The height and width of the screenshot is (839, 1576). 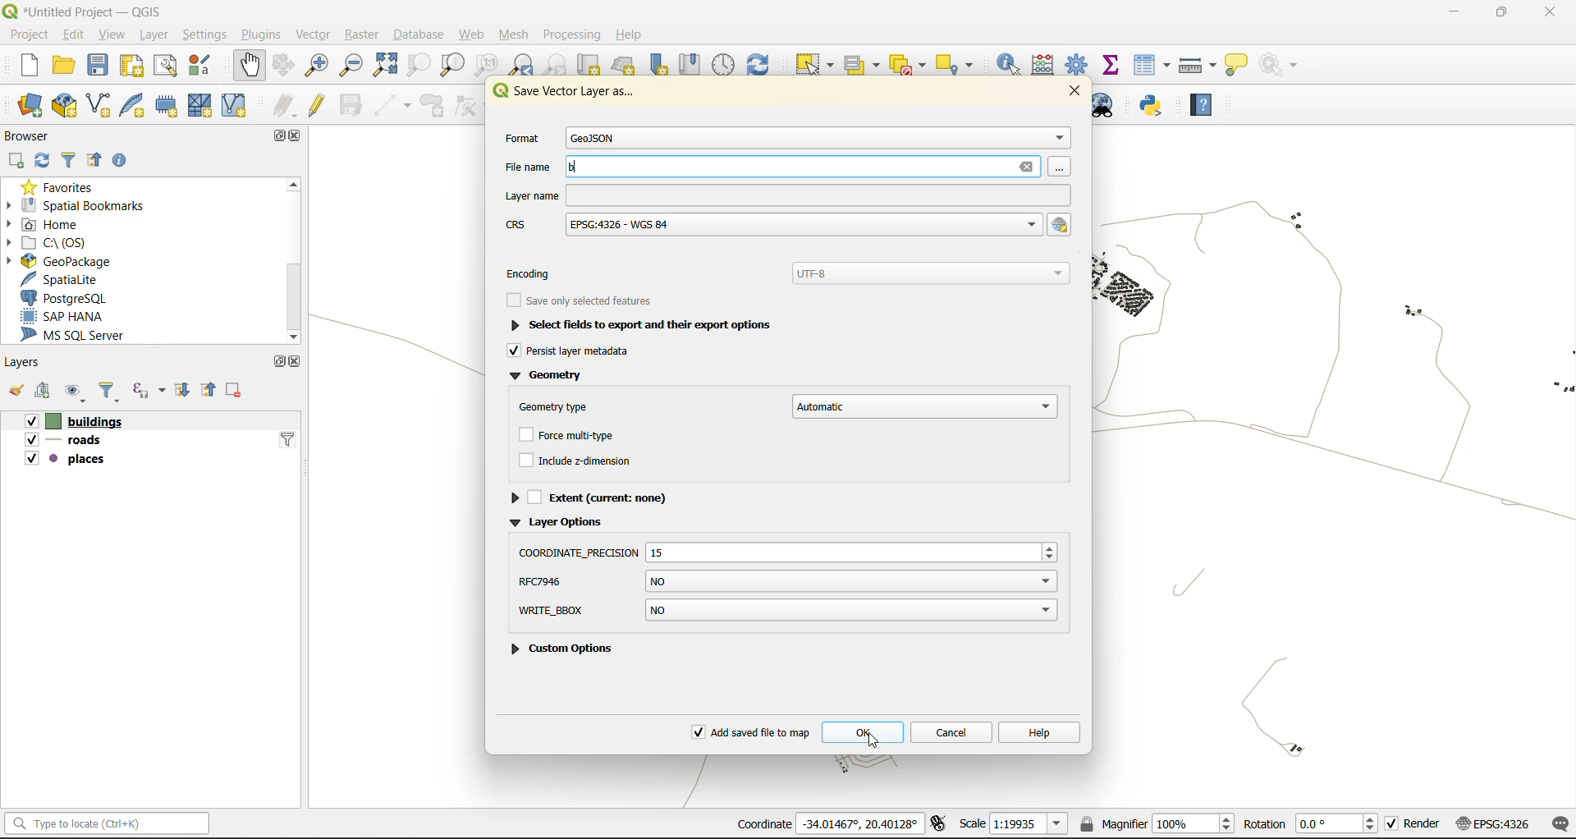 I want to click on no action, so click(x=1284, y=65).